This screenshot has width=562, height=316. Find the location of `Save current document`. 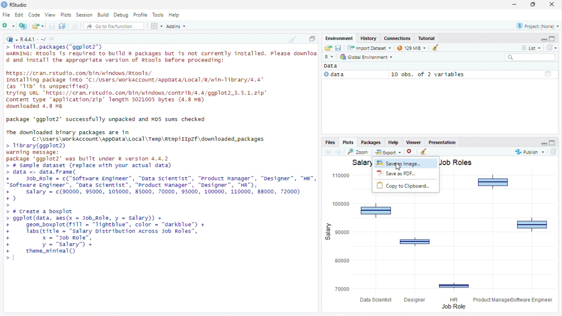

Save current document is located at coordinates (52, 26).